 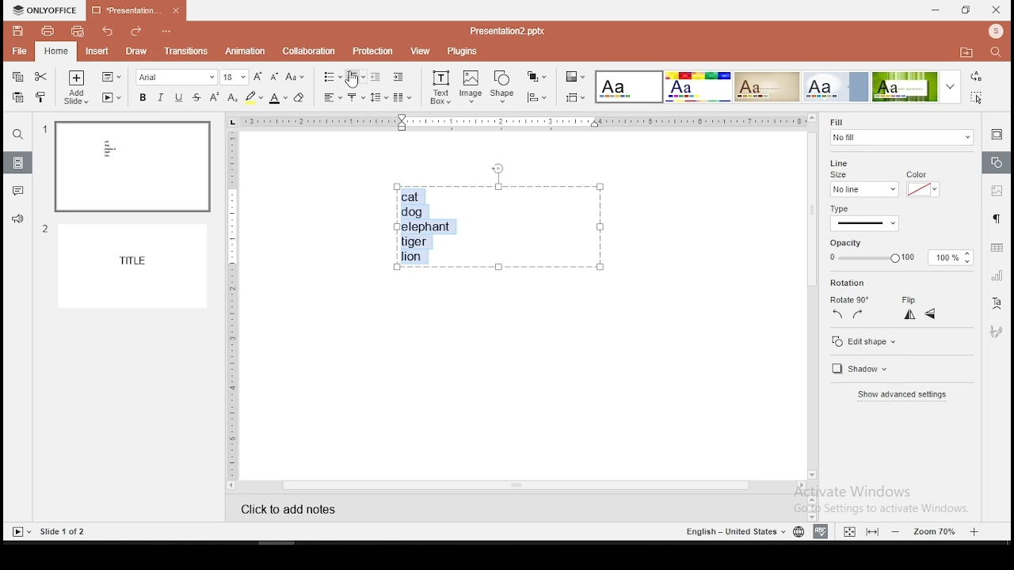 I want to click on open file location, so click(x=964, y=52).